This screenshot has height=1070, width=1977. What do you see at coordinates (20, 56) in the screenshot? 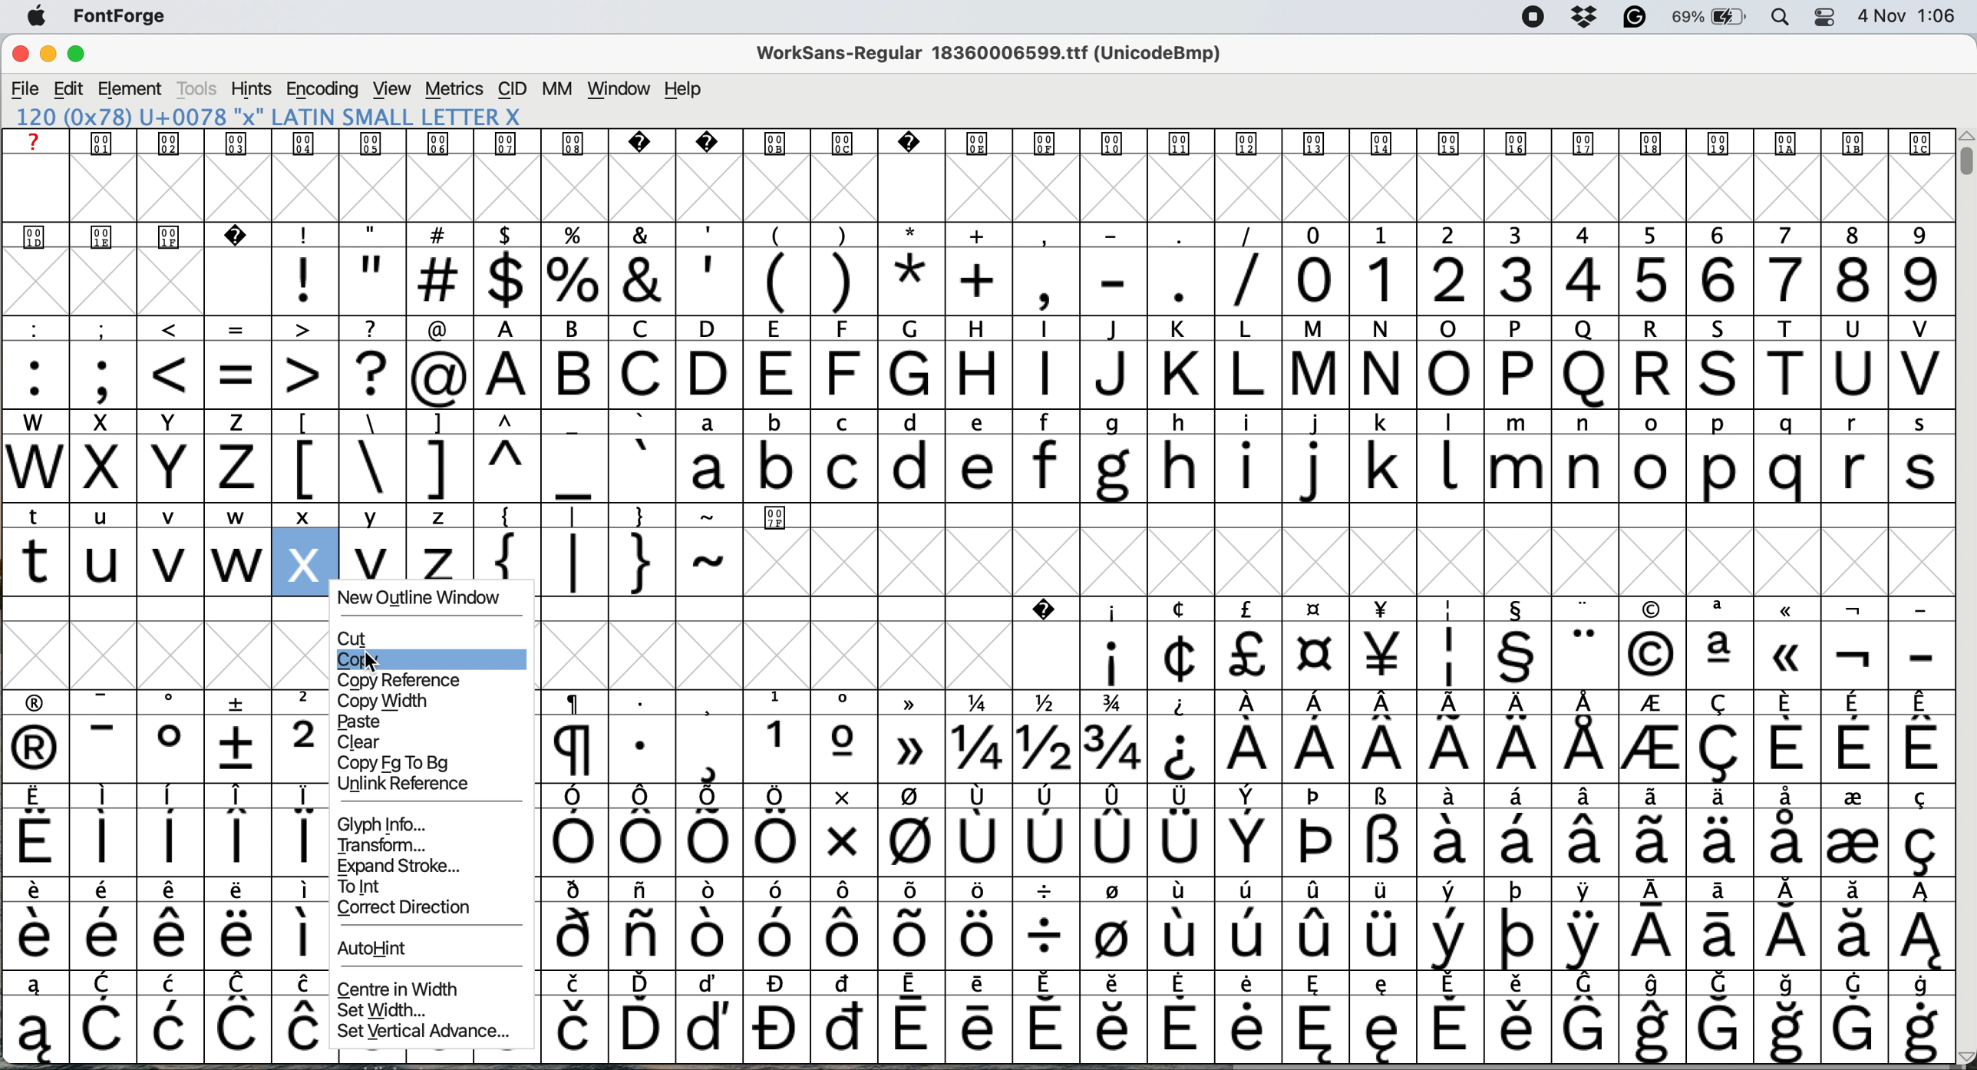
I see `close` at bounding box center [20, 56].